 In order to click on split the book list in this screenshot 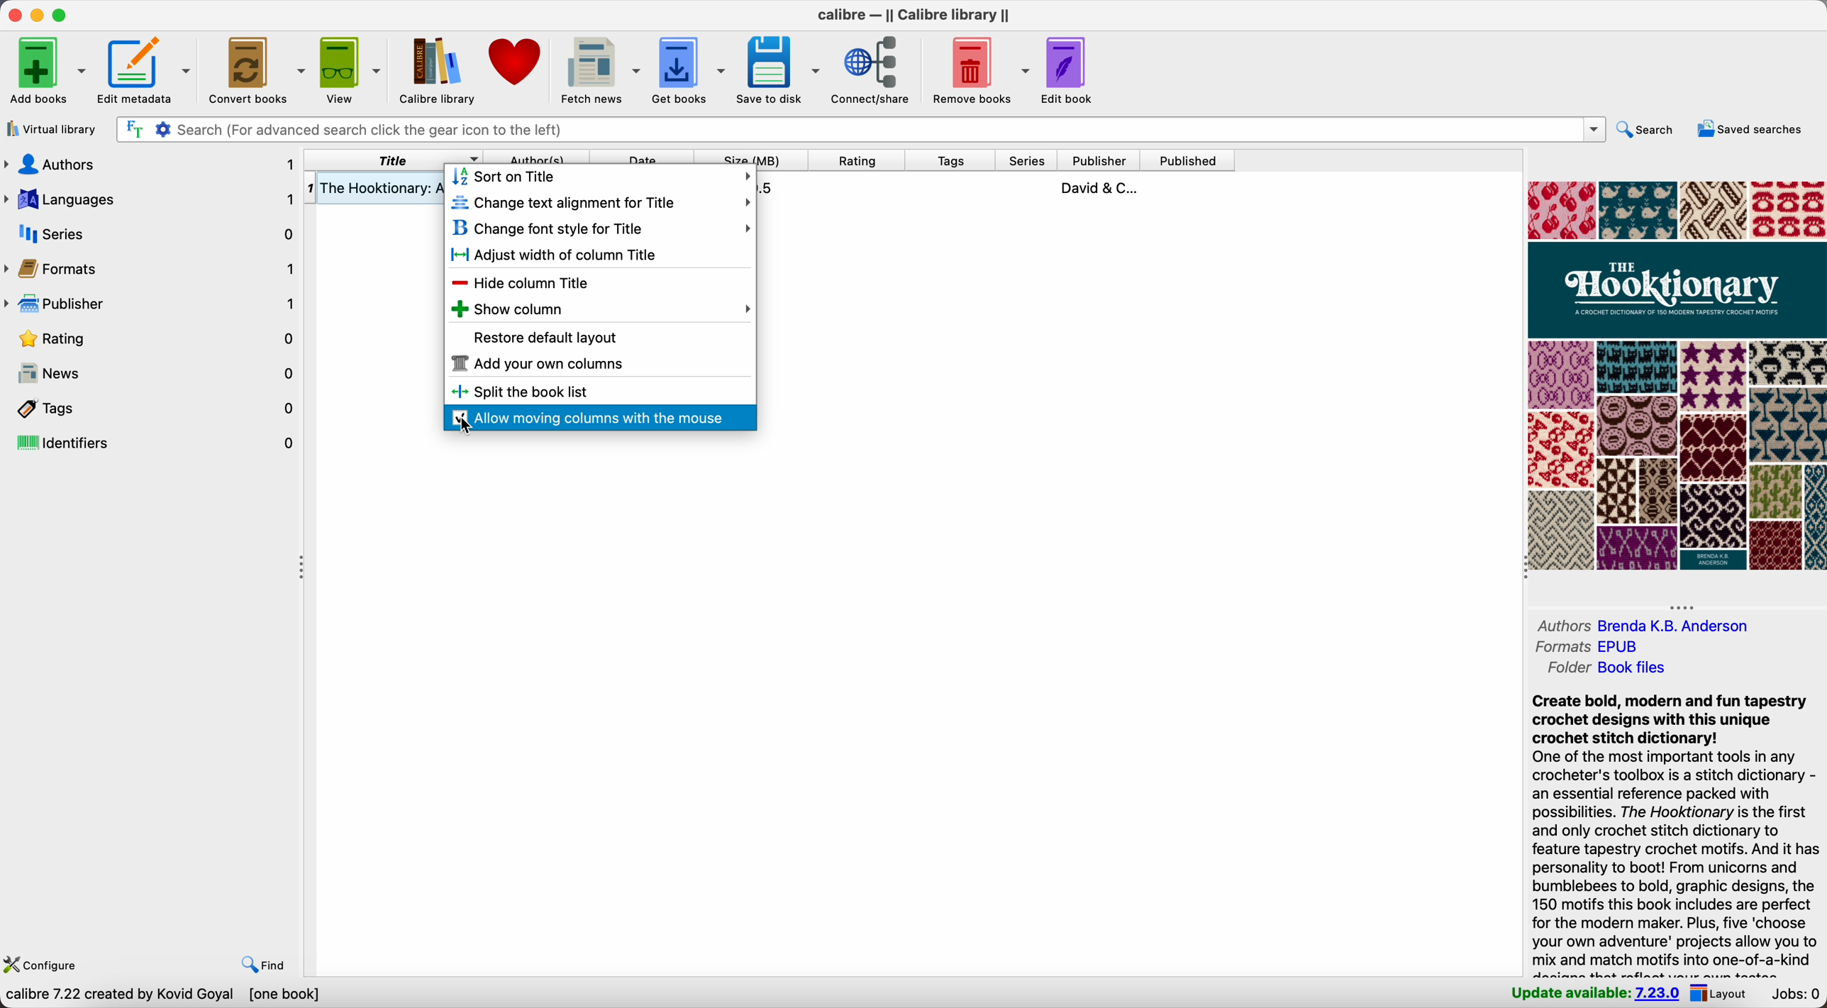, I will do `click(526, 391)`.